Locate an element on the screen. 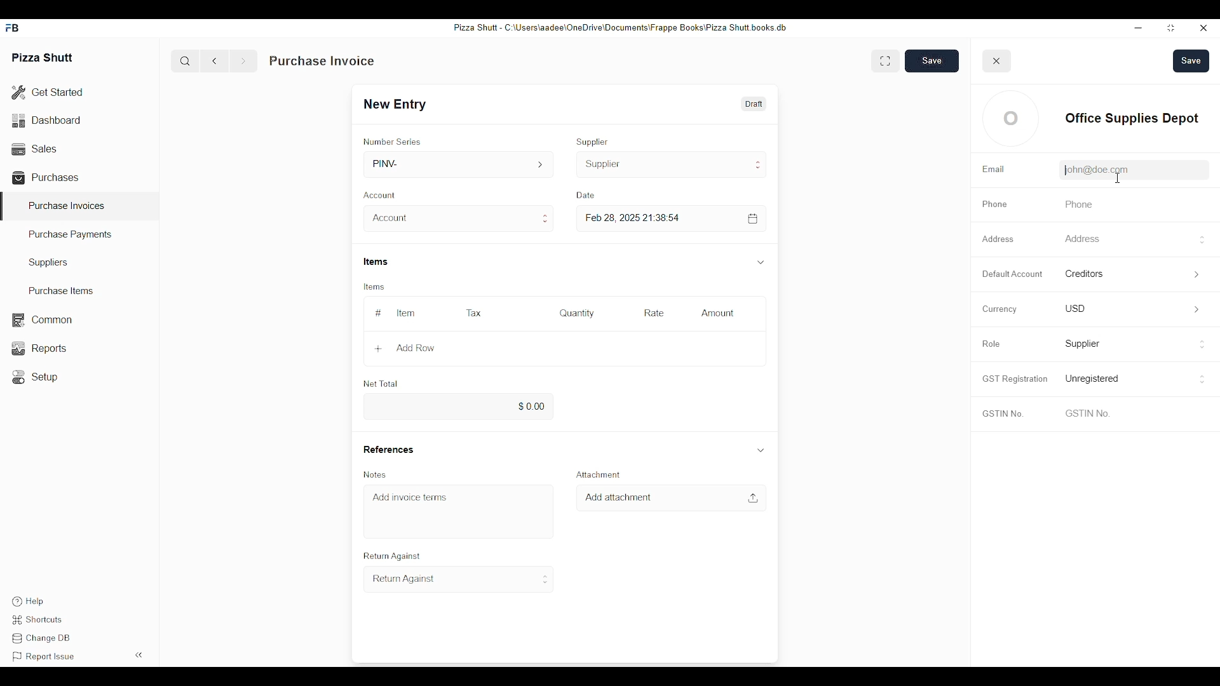 This screenshot has width=1220, height=686. Purchase Invoices is located at coordinates (67, 205).